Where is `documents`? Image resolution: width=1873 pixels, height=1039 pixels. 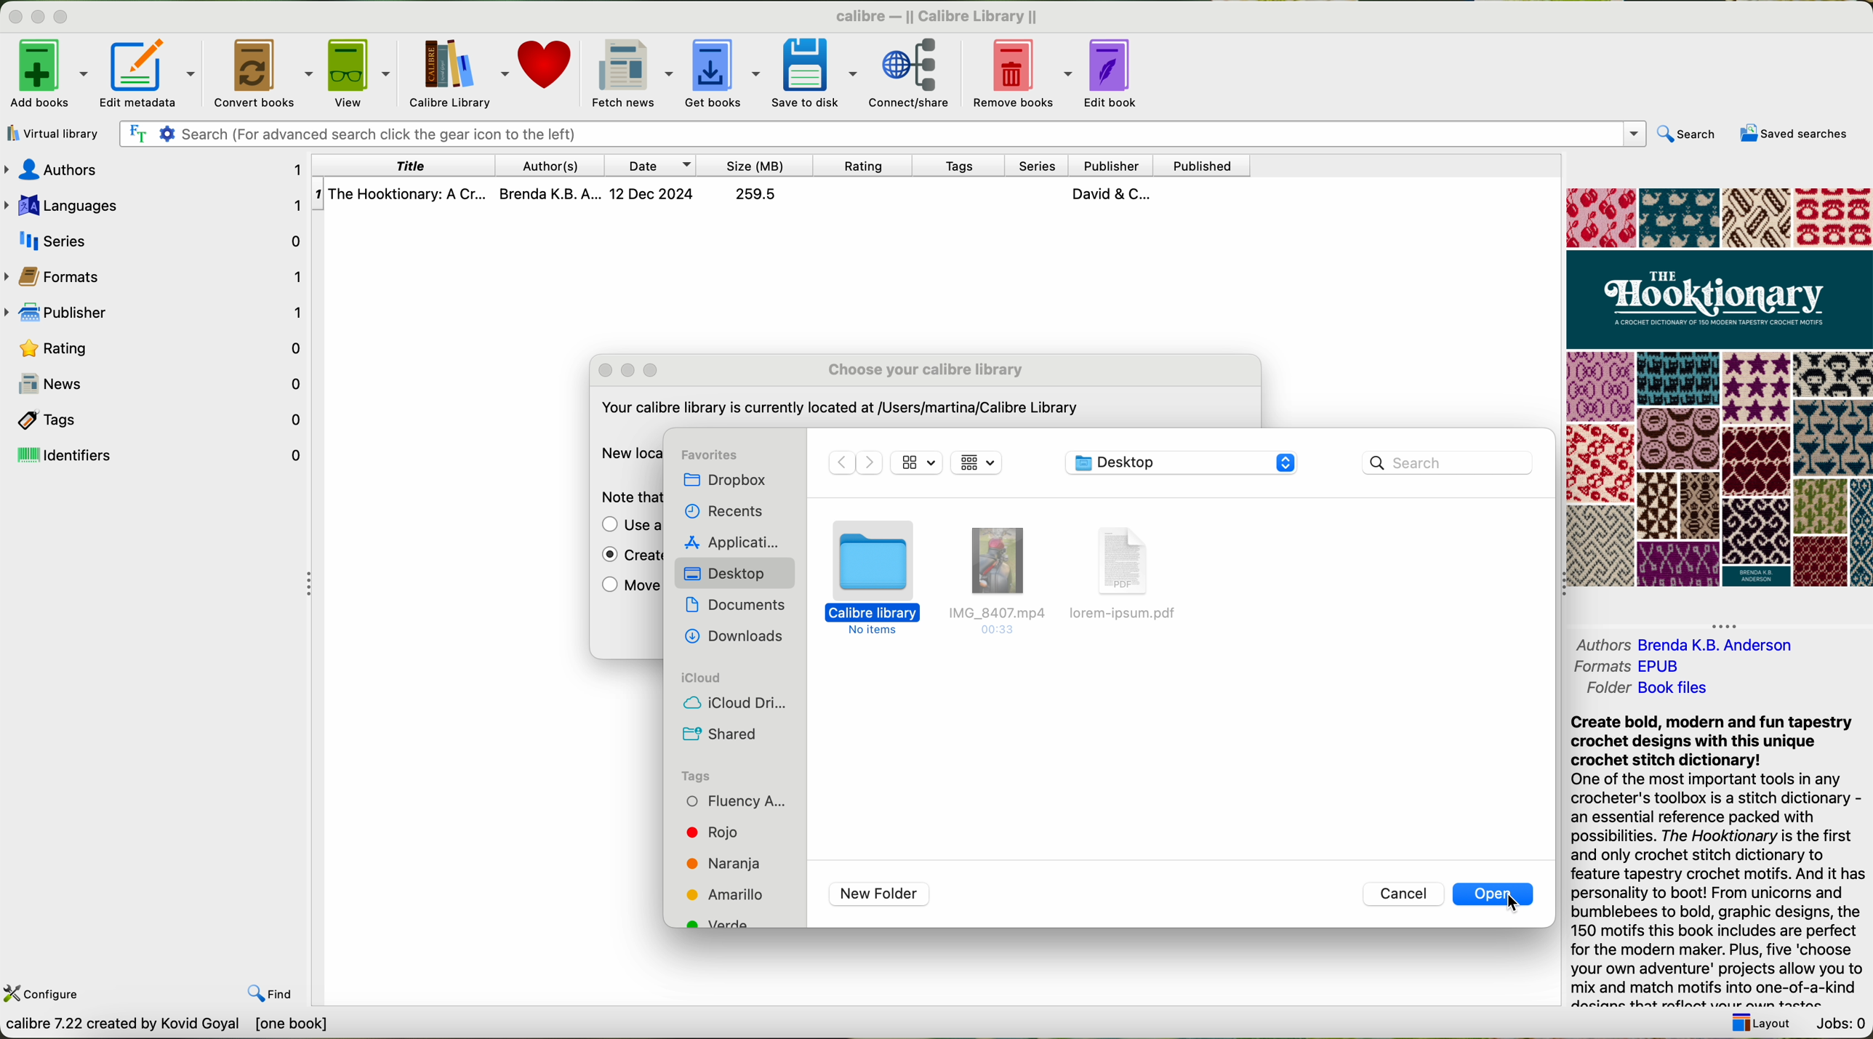
documents is located at coordinates (728, 606).